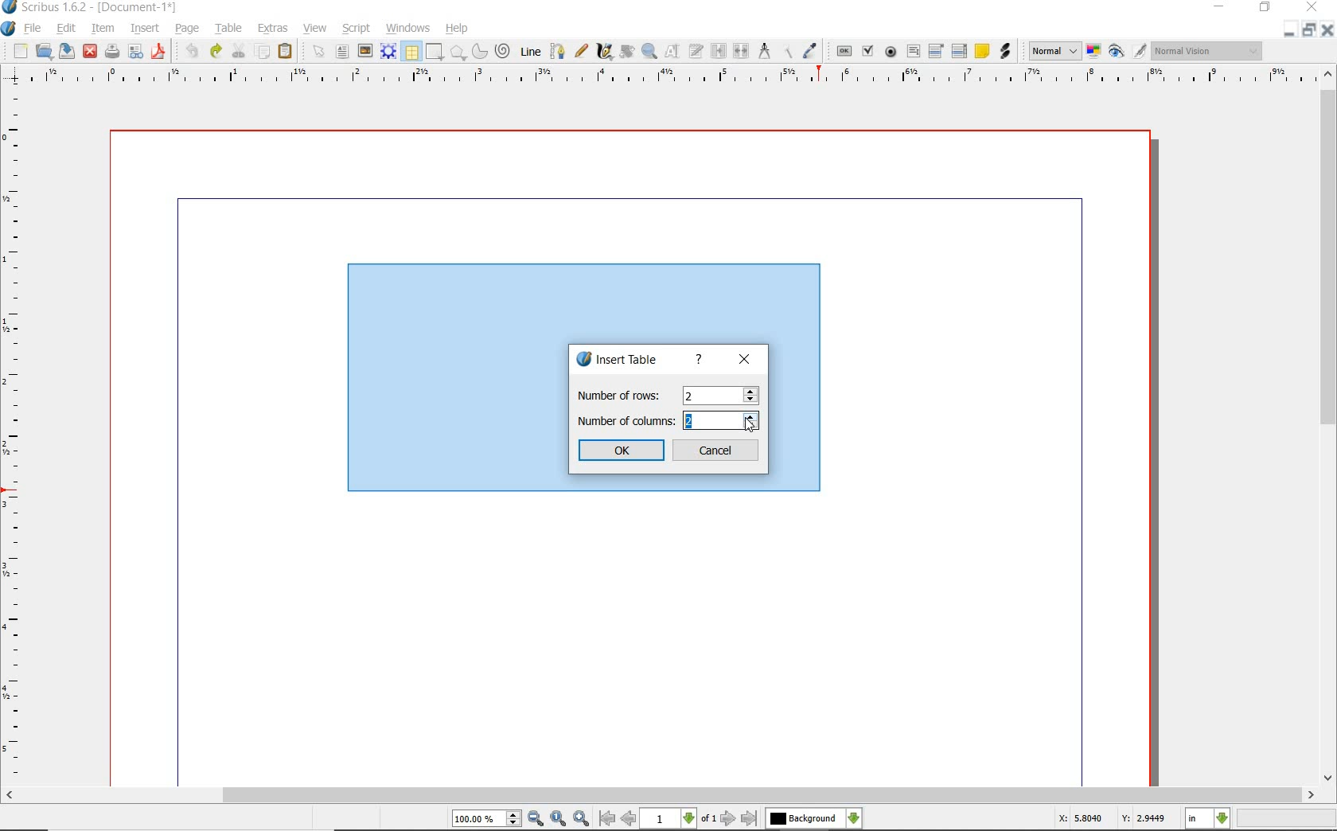 The width and height of the screenshot is (1337, 831). I want to click on go to previous page, so click(628, 819).